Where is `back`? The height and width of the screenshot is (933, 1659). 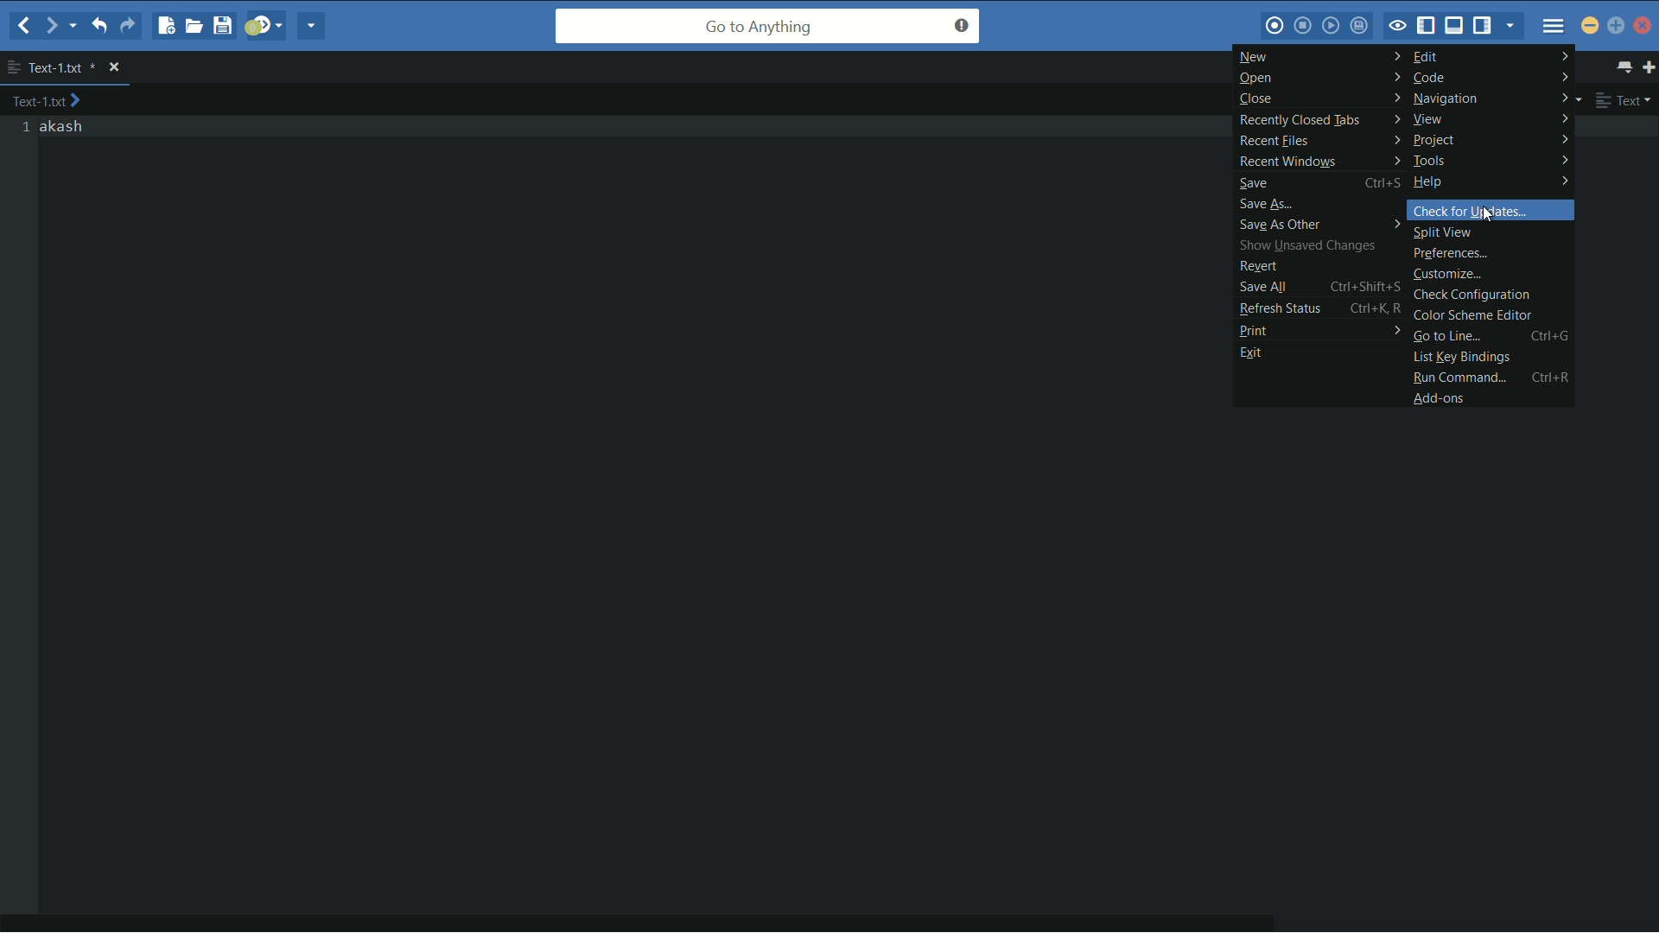
back is located at coordinates (24, 26).